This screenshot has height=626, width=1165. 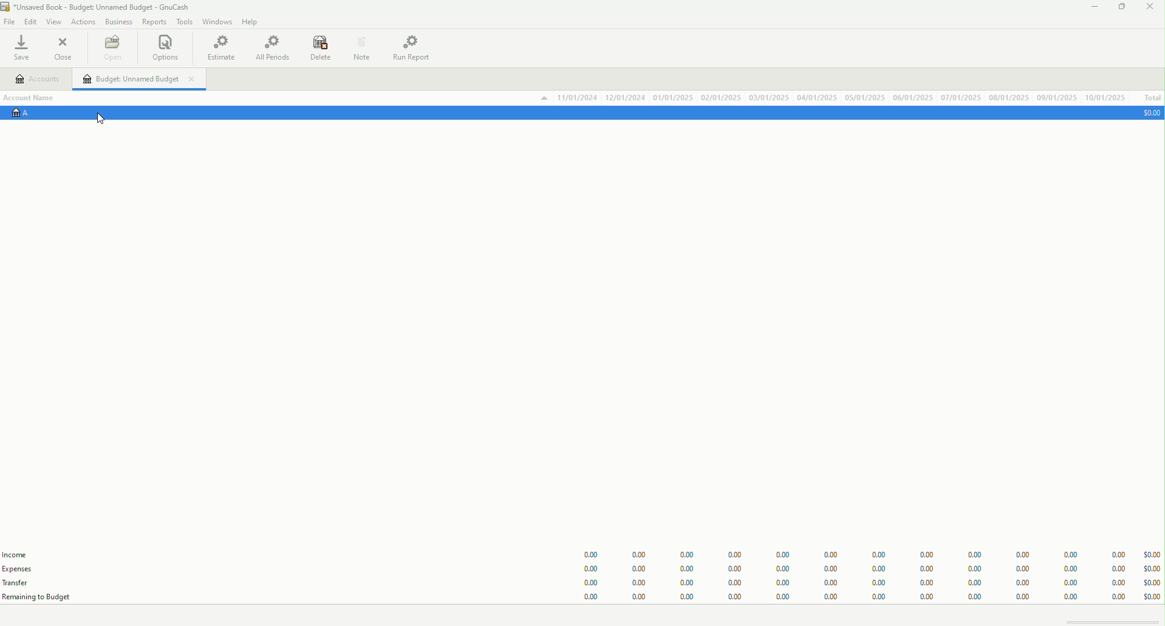 I want to click on Delete, so click(x=316, y=47).